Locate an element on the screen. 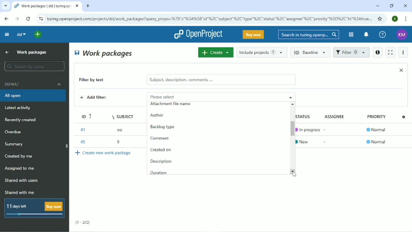  All open is located at coordinates (34, 96).